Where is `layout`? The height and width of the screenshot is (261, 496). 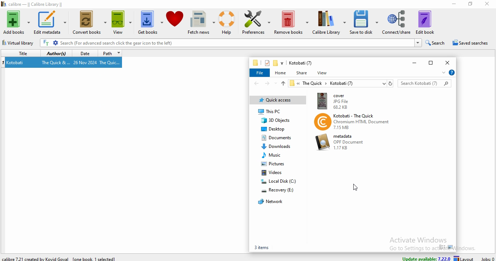
layout is located at coordinates (465, 258).